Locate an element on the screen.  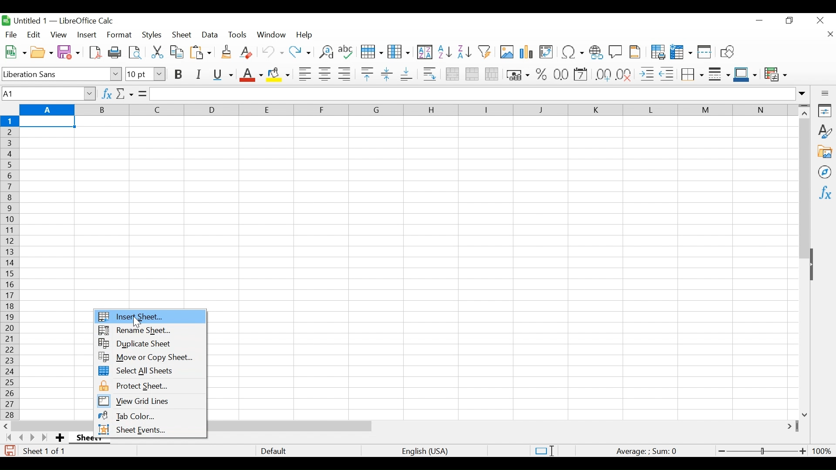
New is located at coordinates (15, 51).